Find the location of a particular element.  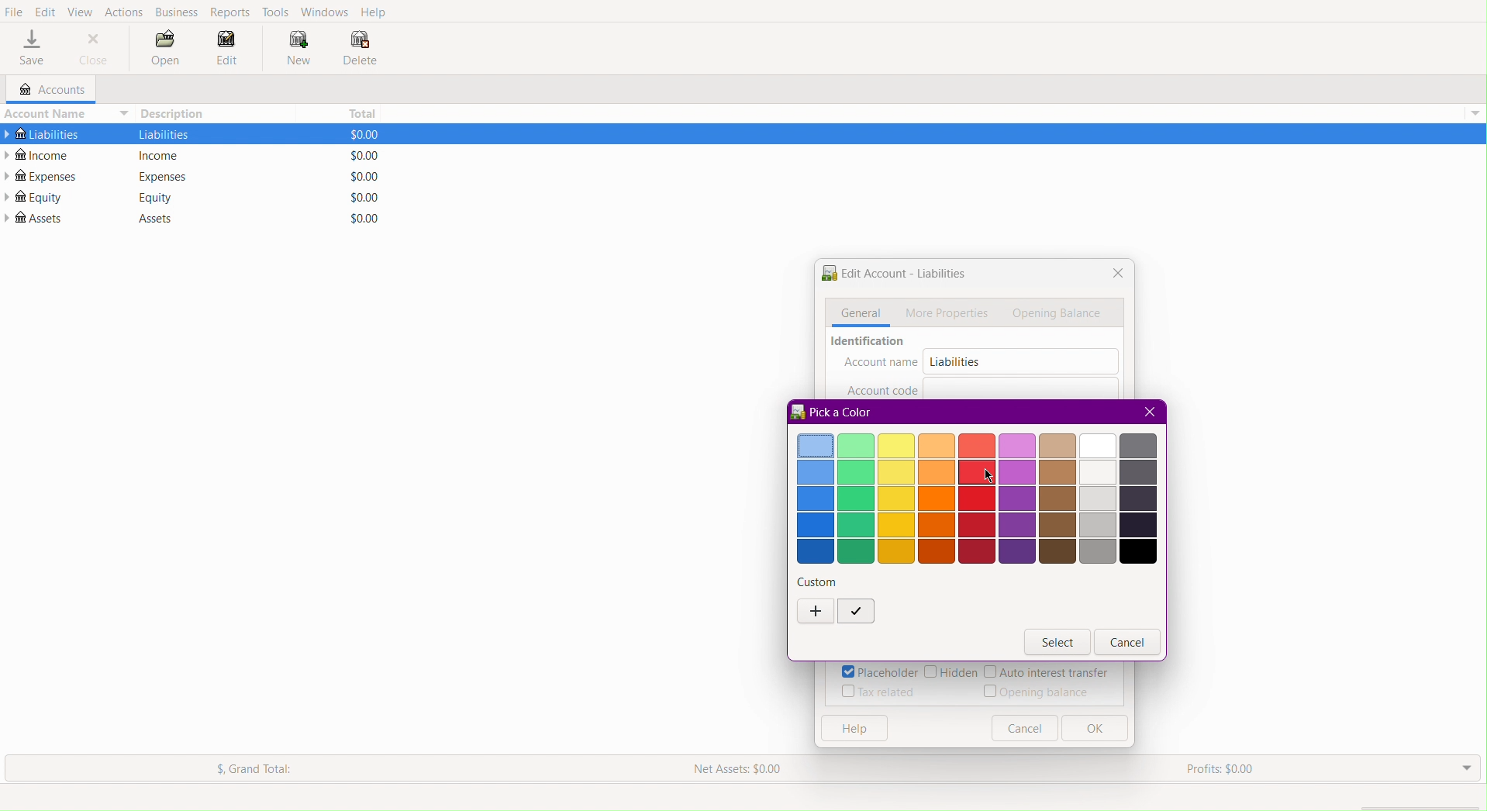

Close is located at coordinates (1114, 274).